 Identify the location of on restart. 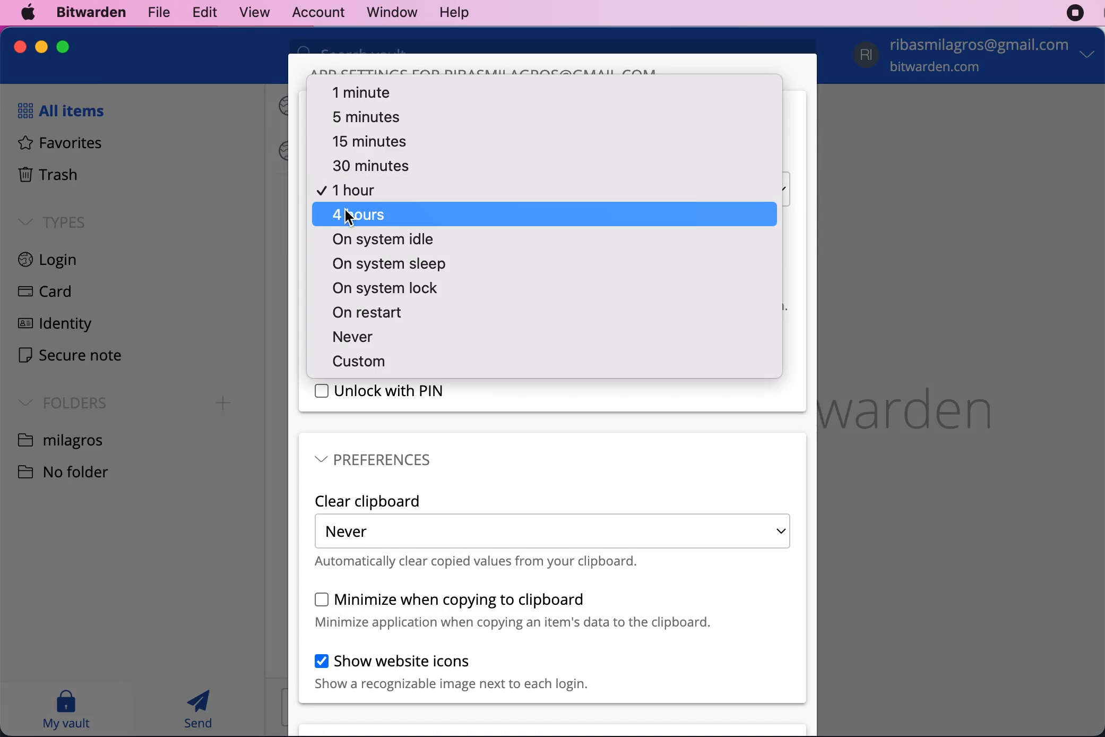
(372, 313).